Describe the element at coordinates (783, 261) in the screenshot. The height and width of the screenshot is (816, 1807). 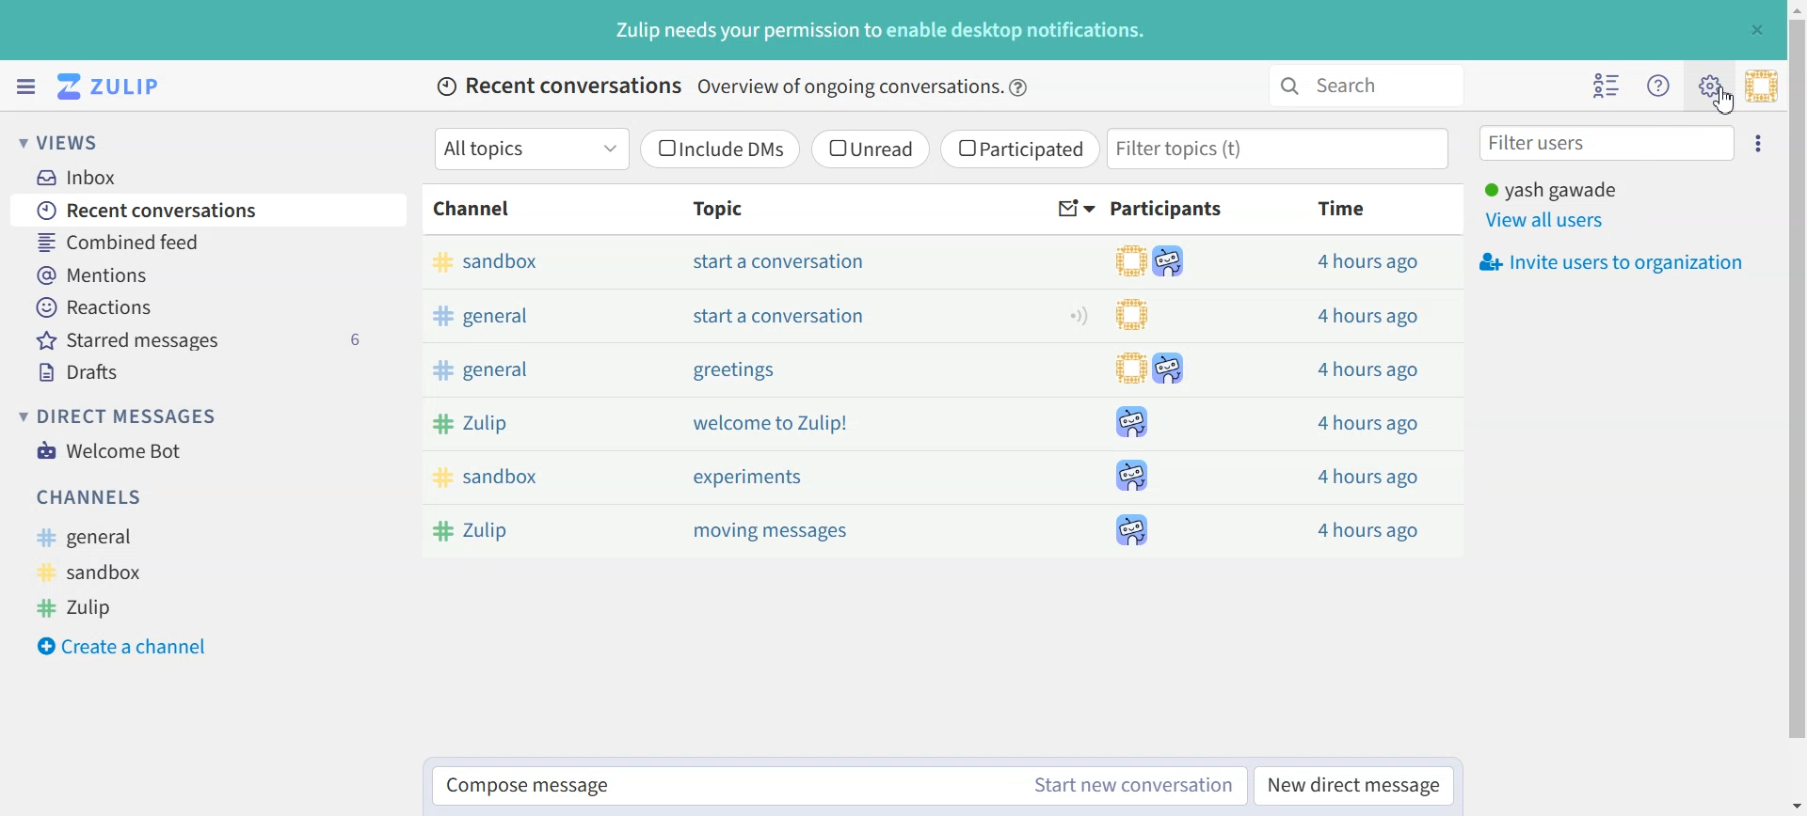
I see `Start a conversation` at that location.